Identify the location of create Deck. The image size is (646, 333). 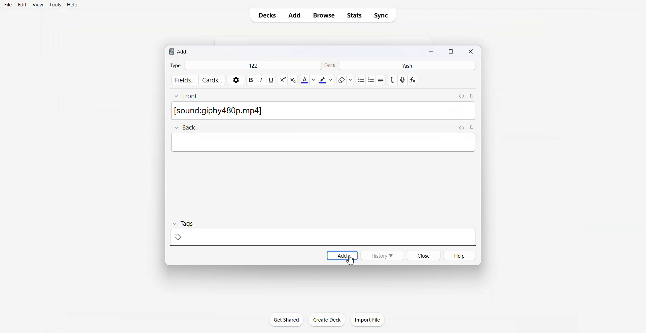
(327, 319).